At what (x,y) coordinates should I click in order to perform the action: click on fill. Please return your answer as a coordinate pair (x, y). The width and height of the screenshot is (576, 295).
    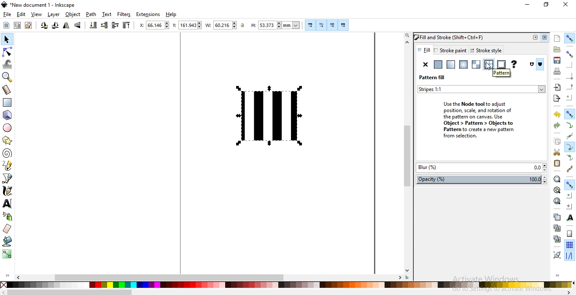
    Looking at the image, I should click on (424, 50).